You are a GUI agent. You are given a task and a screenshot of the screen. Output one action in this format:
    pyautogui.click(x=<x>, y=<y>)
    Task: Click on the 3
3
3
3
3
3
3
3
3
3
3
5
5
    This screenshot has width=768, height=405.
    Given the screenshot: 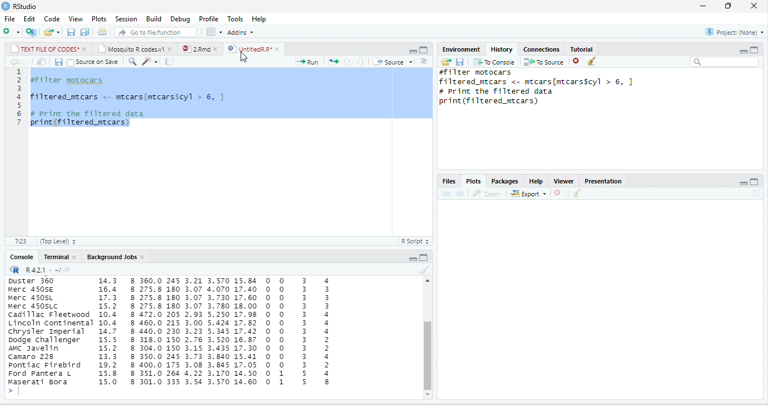 What is the action you would take?
    pyautogui.click(x=305, y=331)
    